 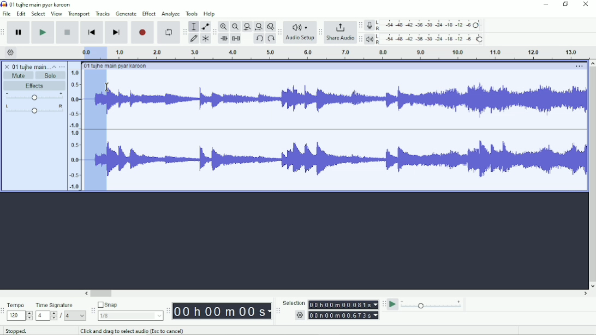 I want to click on Audacity play-at-speed toolbar, so click(x=383, y=304).